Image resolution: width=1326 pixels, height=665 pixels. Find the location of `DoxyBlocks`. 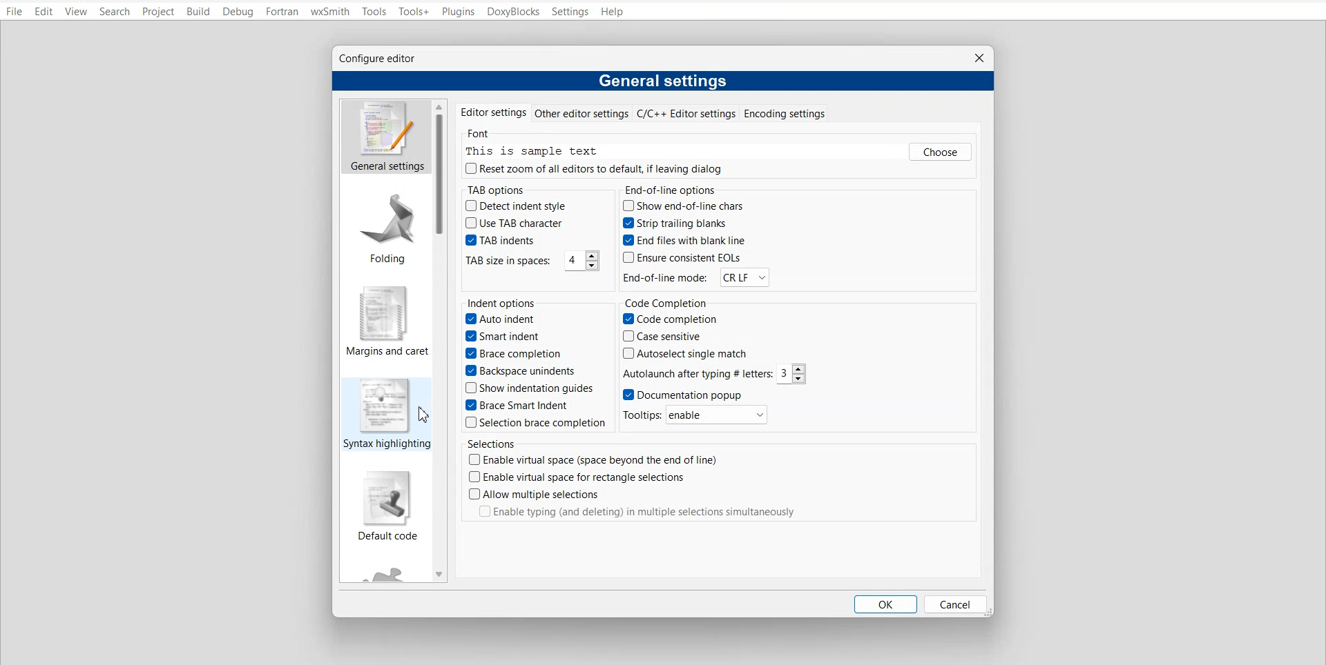

DoxyBlocks is located at coordinates (514, 12).